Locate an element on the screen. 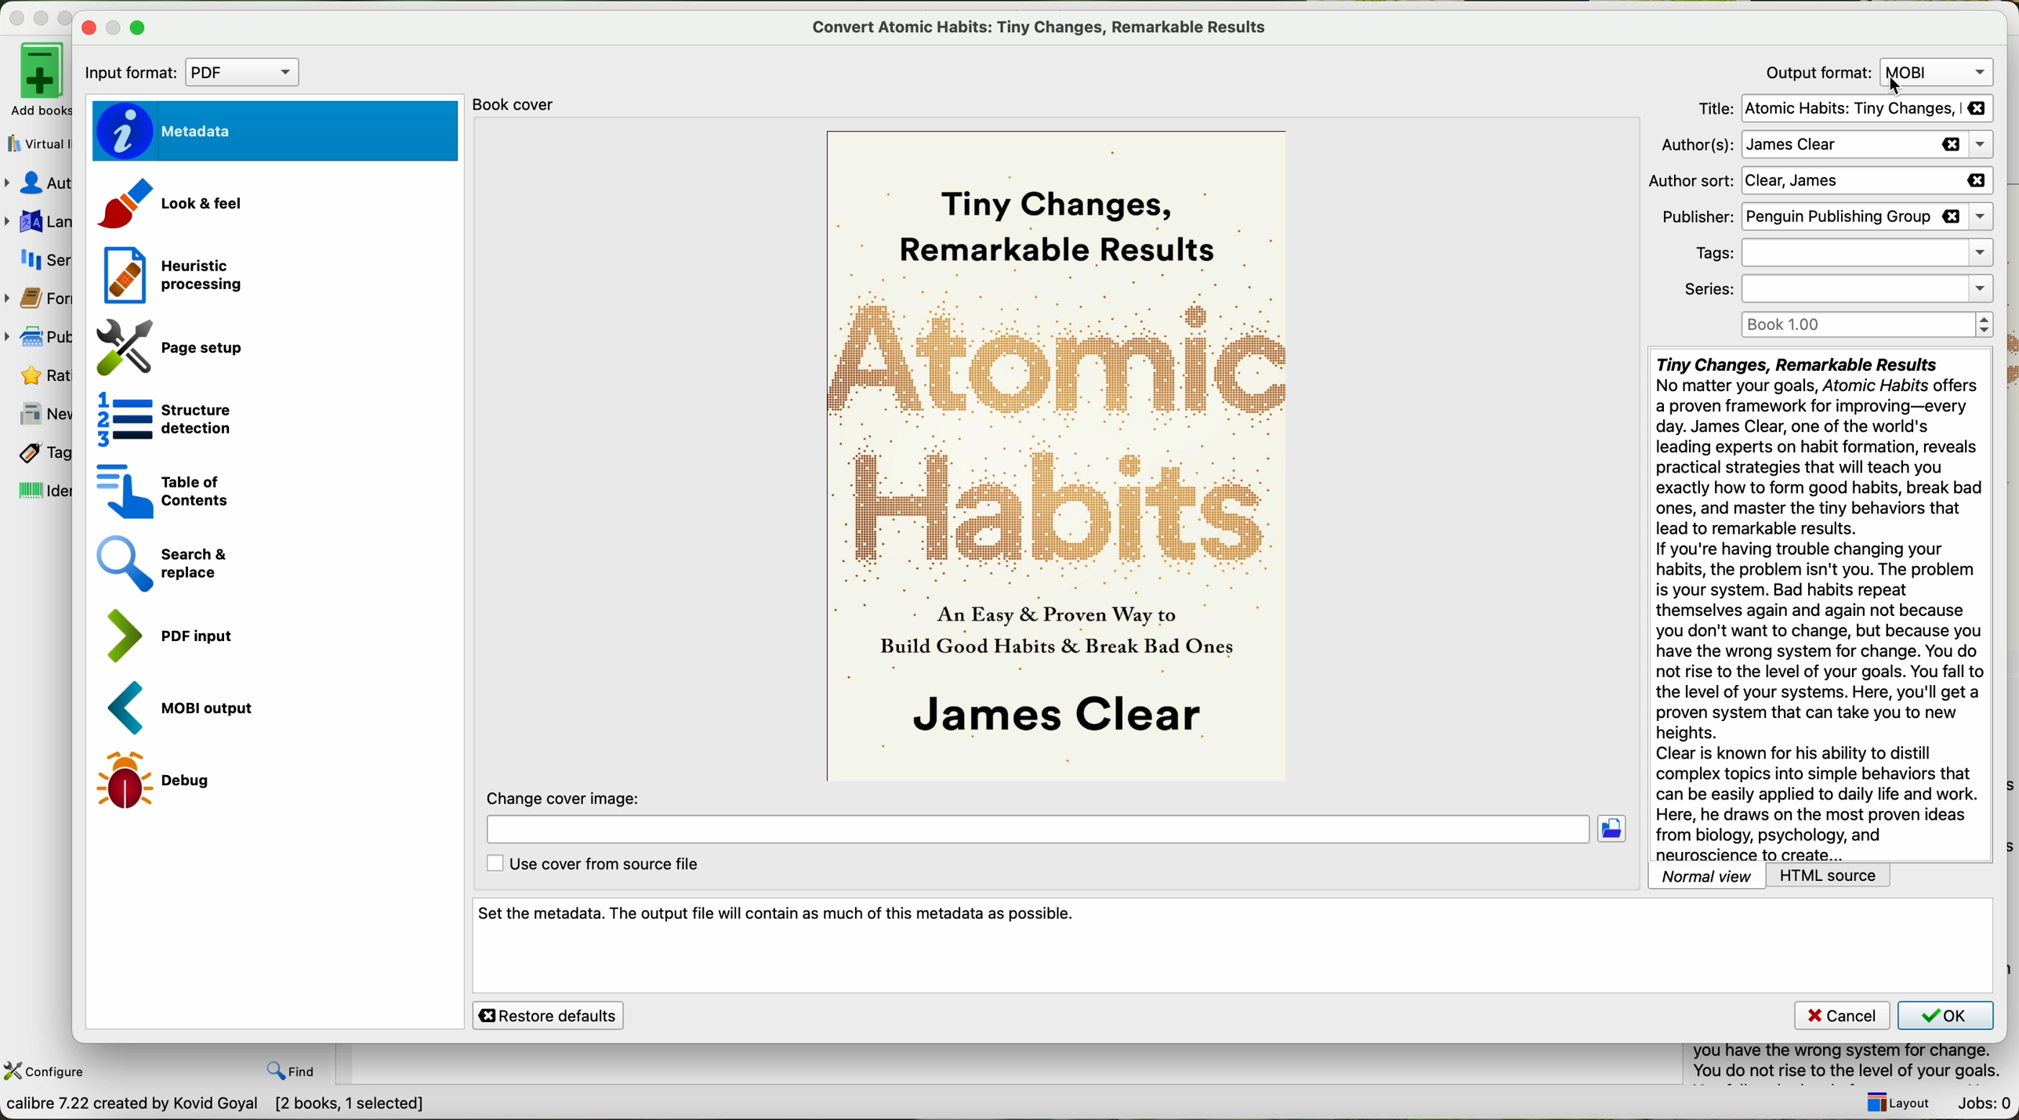 This screenshot has width=2019, height=1120. series is located at coordinates (1836, 288).